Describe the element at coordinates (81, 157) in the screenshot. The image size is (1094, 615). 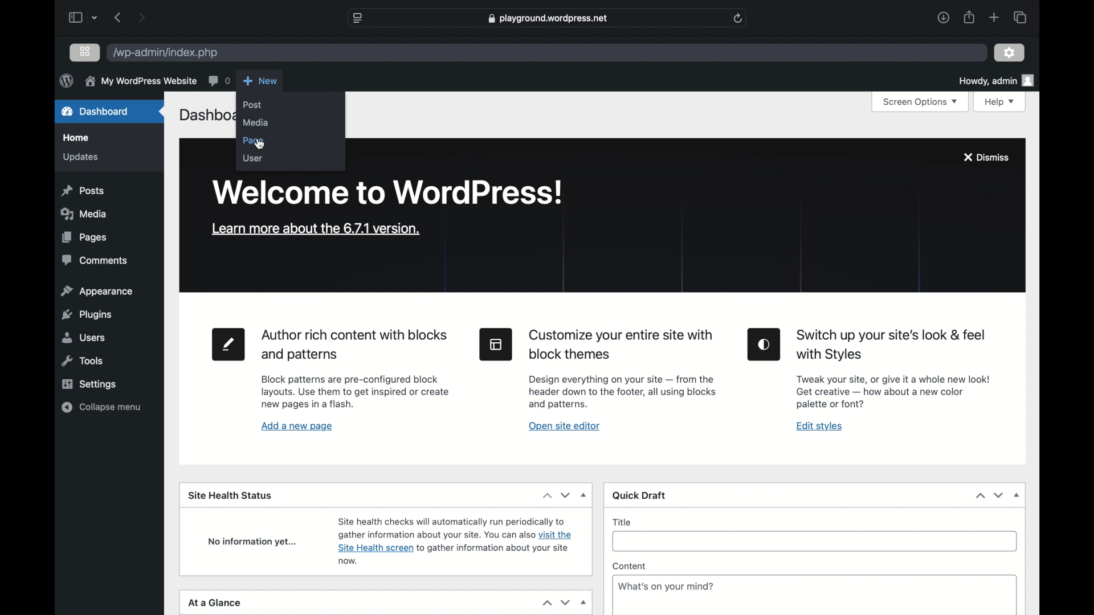
I see `updates` at that location.